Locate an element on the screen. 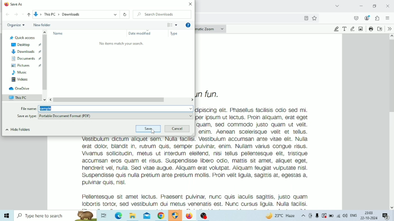  Speakers is located at coordinates (345, 216).